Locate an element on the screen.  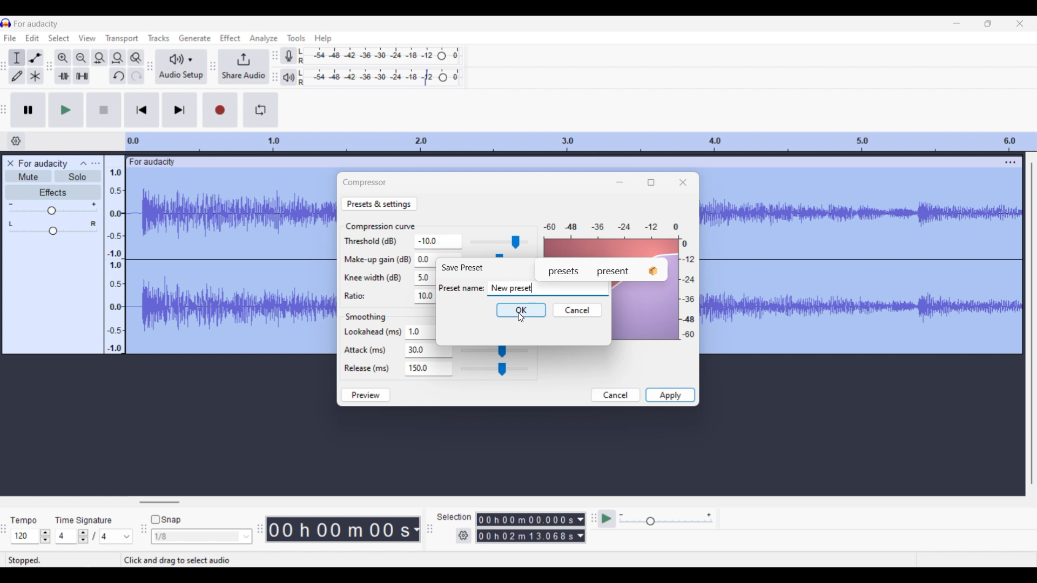
Fit project to width is located at coordinates (118, 57).